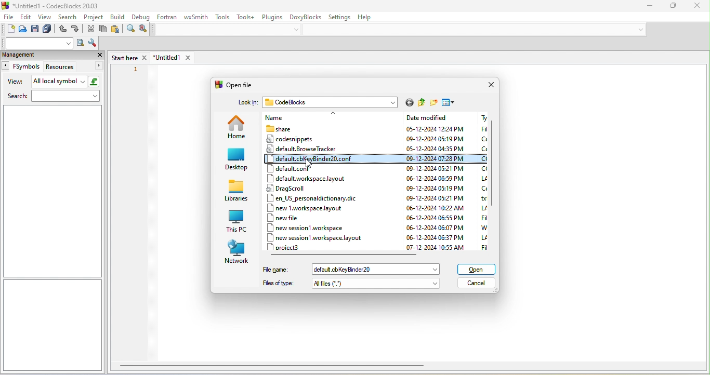 Image resolution: width=710 pixels, height=375 pixels. Describe the element at coordinates (438, 168) in the screenshot. I see `date` at that location.